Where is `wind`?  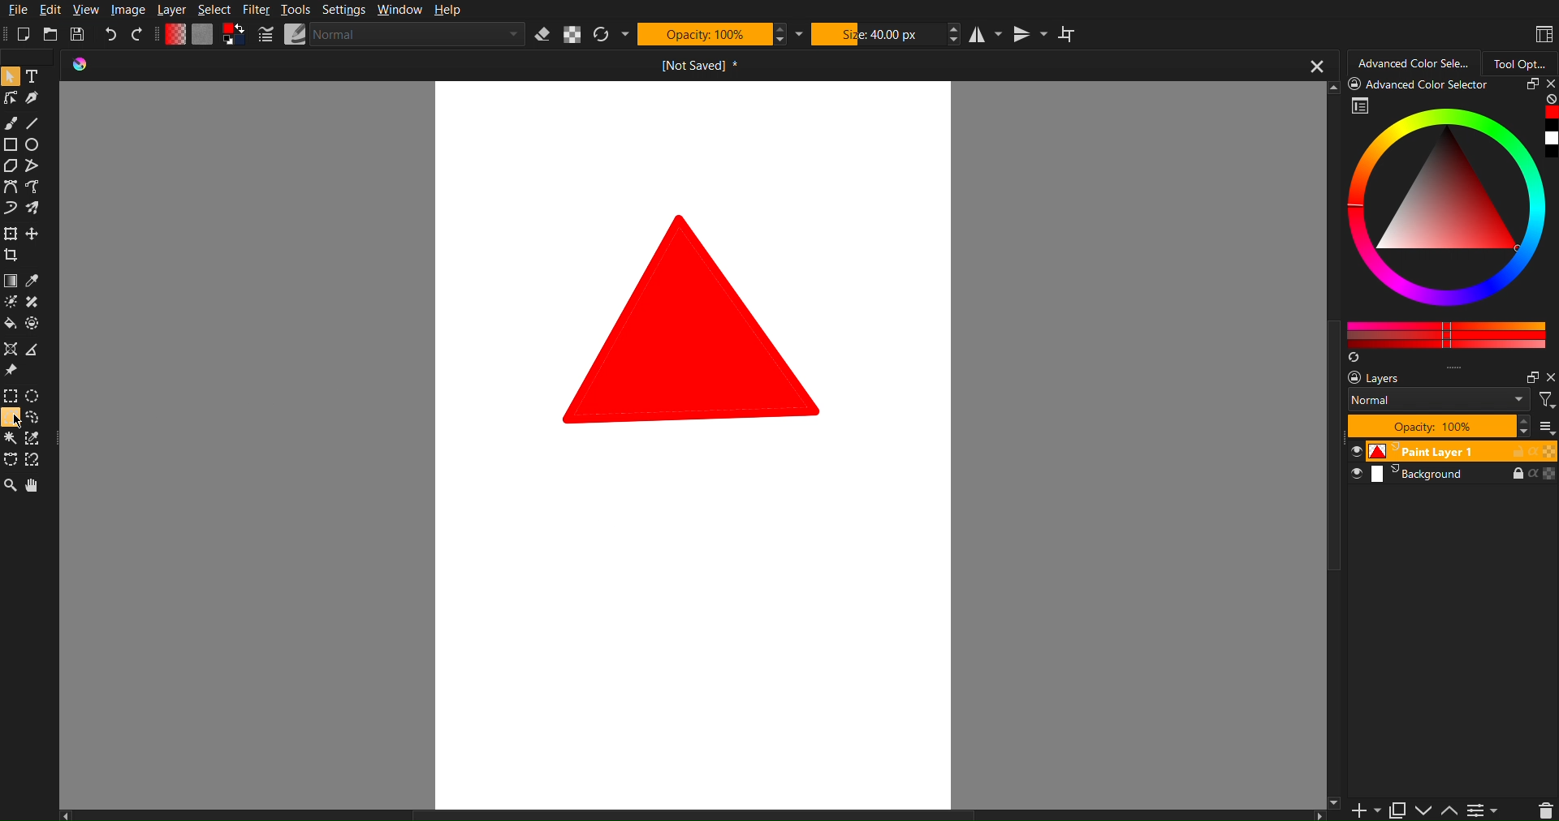 wind is located at coordinates (10, 441).